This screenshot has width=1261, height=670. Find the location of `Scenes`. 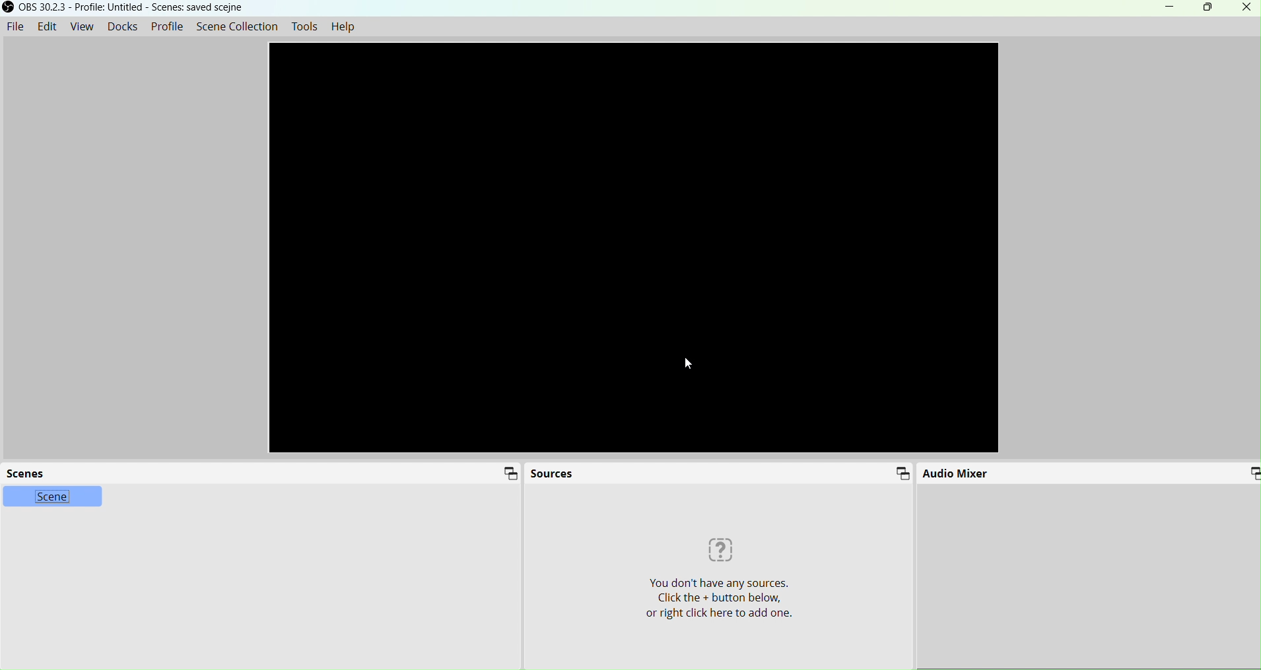

Scenes is located at coordinates (30, 473).